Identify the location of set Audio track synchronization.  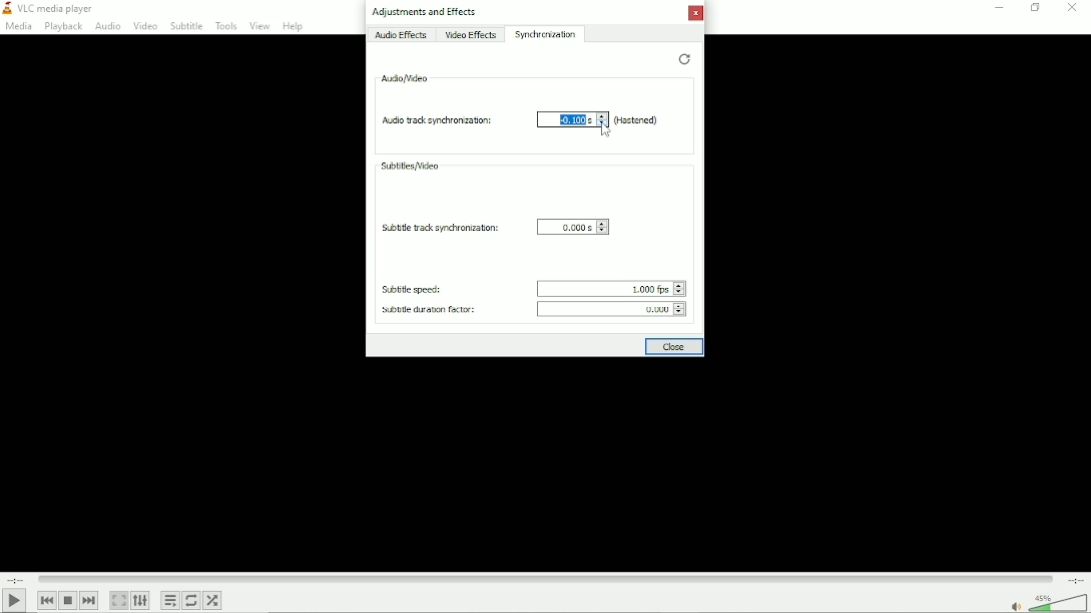
(564, 119).